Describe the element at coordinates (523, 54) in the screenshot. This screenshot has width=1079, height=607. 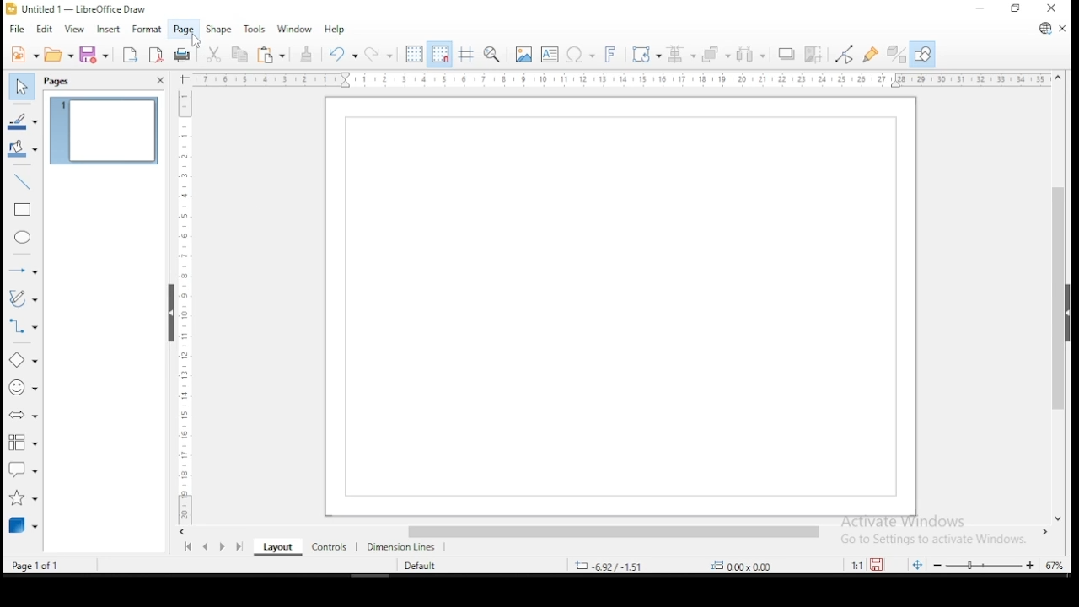
I see `insert image` at that location.